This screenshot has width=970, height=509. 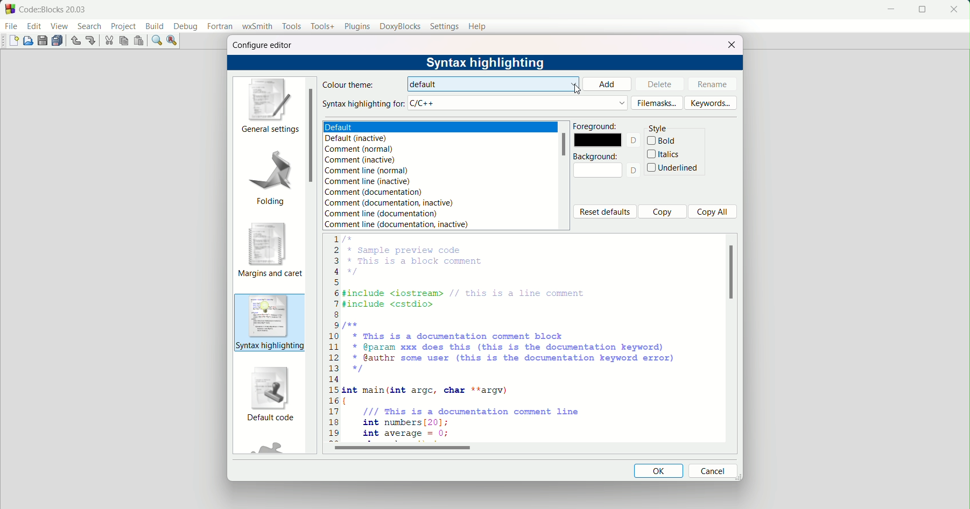 What do you see at coordinates (60, 26) in the screenshot?
I see `view` at bounding box center [60, 26].